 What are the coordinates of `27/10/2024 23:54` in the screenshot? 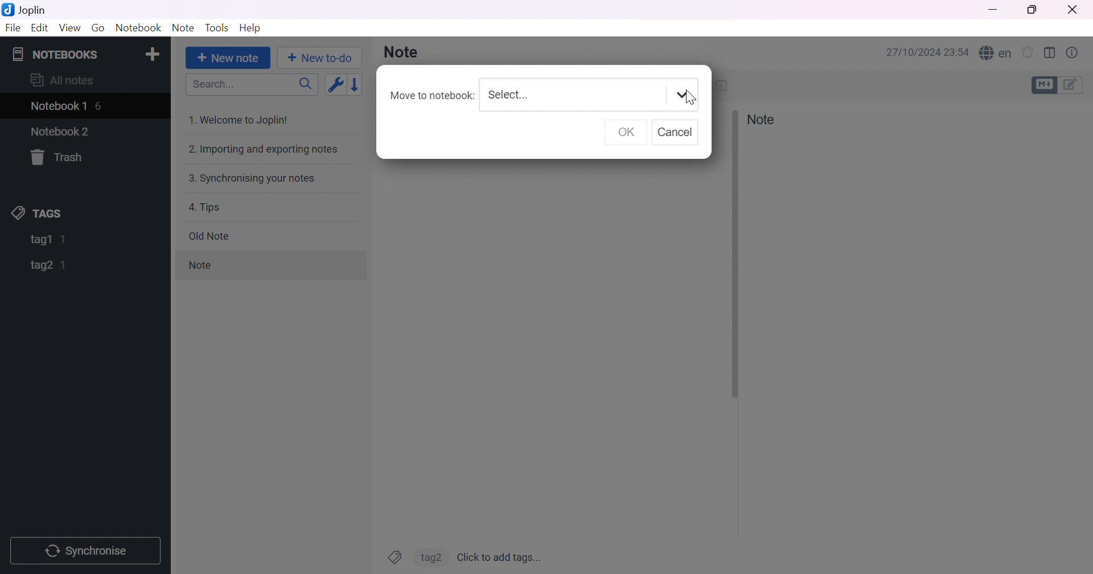 It's located at (928, 52).